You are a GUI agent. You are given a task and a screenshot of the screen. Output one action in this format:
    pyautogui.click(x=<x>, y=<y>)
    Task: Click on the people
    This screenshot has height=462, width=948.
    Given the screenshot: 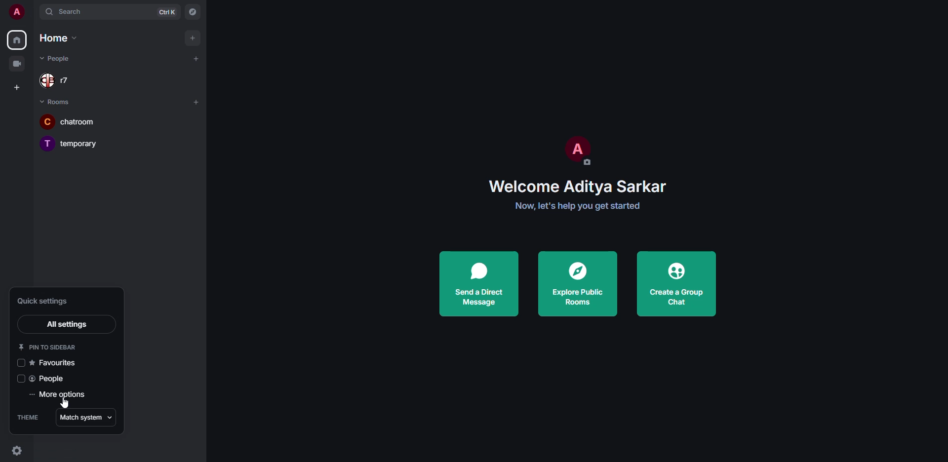 What is the action you would take?
    pyautogui.click(x=63, y=59)
    